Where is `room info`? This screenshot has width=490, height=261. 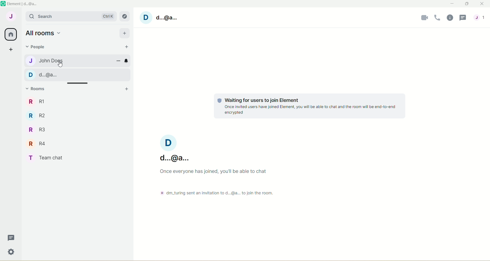 room info is located at coordinates (449, 19).